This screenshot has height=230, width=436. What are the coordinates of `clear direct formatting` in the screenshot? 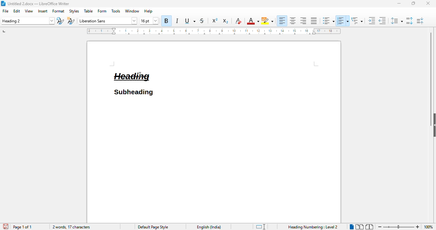 It's located at (238, 21).